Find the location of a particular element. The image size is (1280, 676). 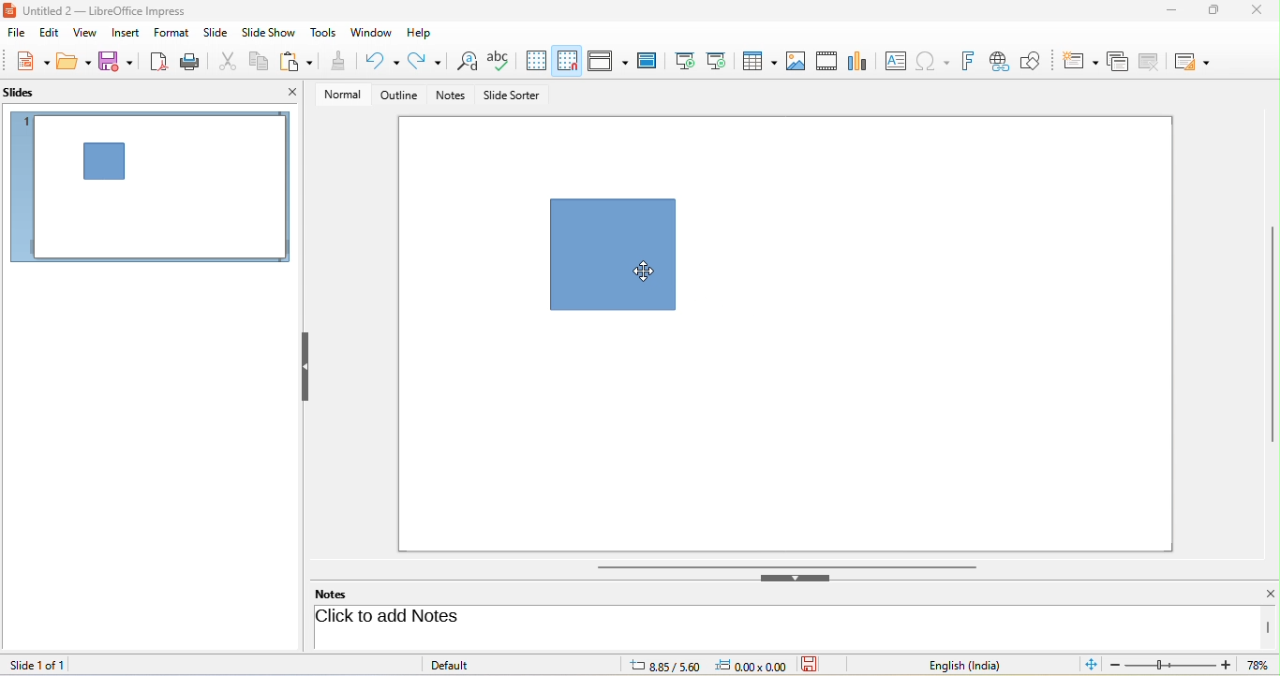

click to add notes is located at coordinates (461, 618).